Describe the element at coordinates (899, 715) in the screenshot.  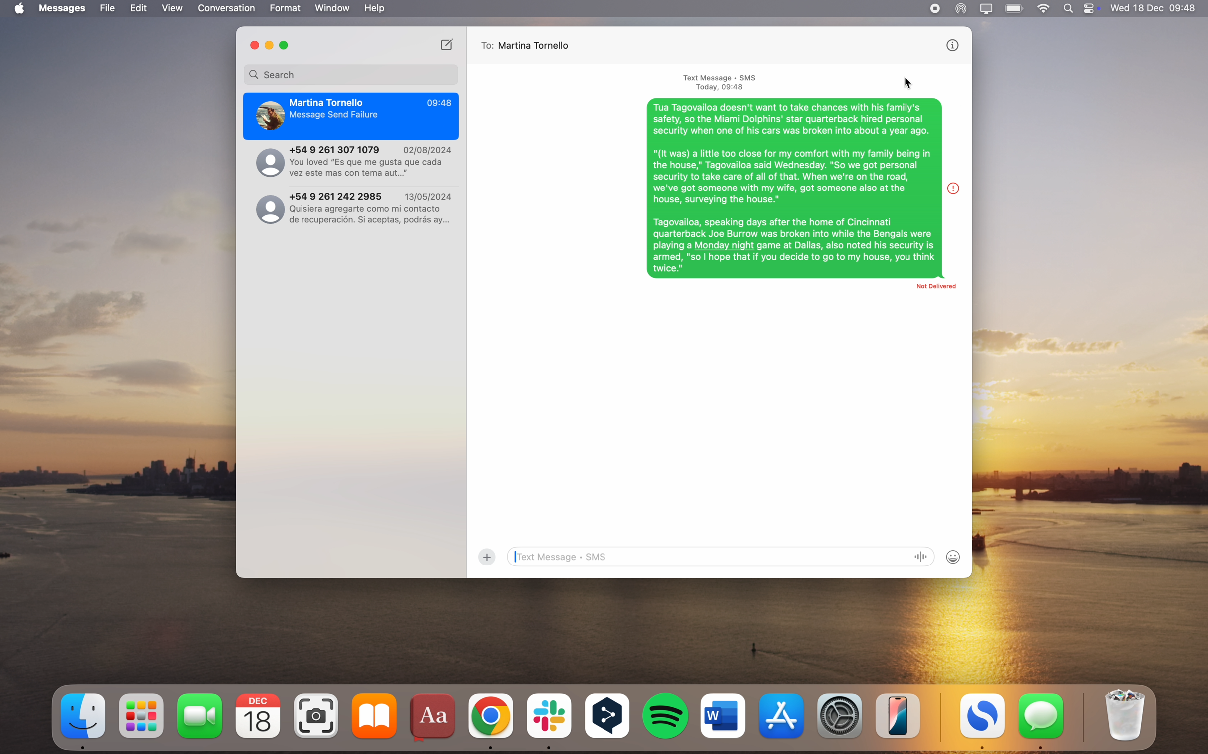
I see `iphone mirroring` at that location.